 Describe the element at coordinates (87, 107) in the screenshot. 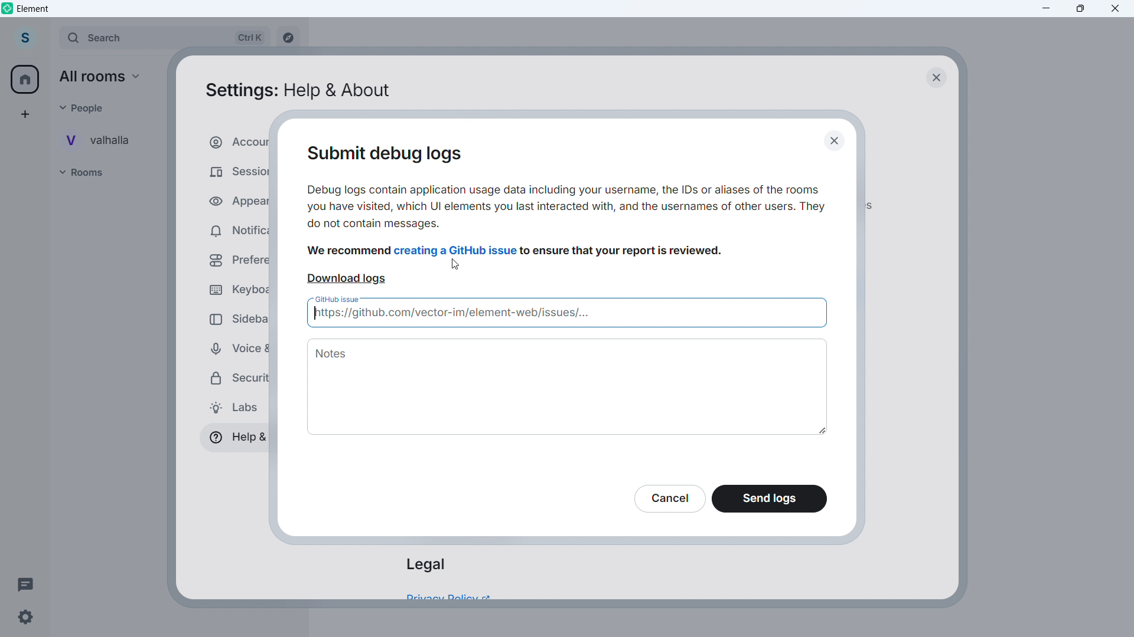

I see `` at that location.